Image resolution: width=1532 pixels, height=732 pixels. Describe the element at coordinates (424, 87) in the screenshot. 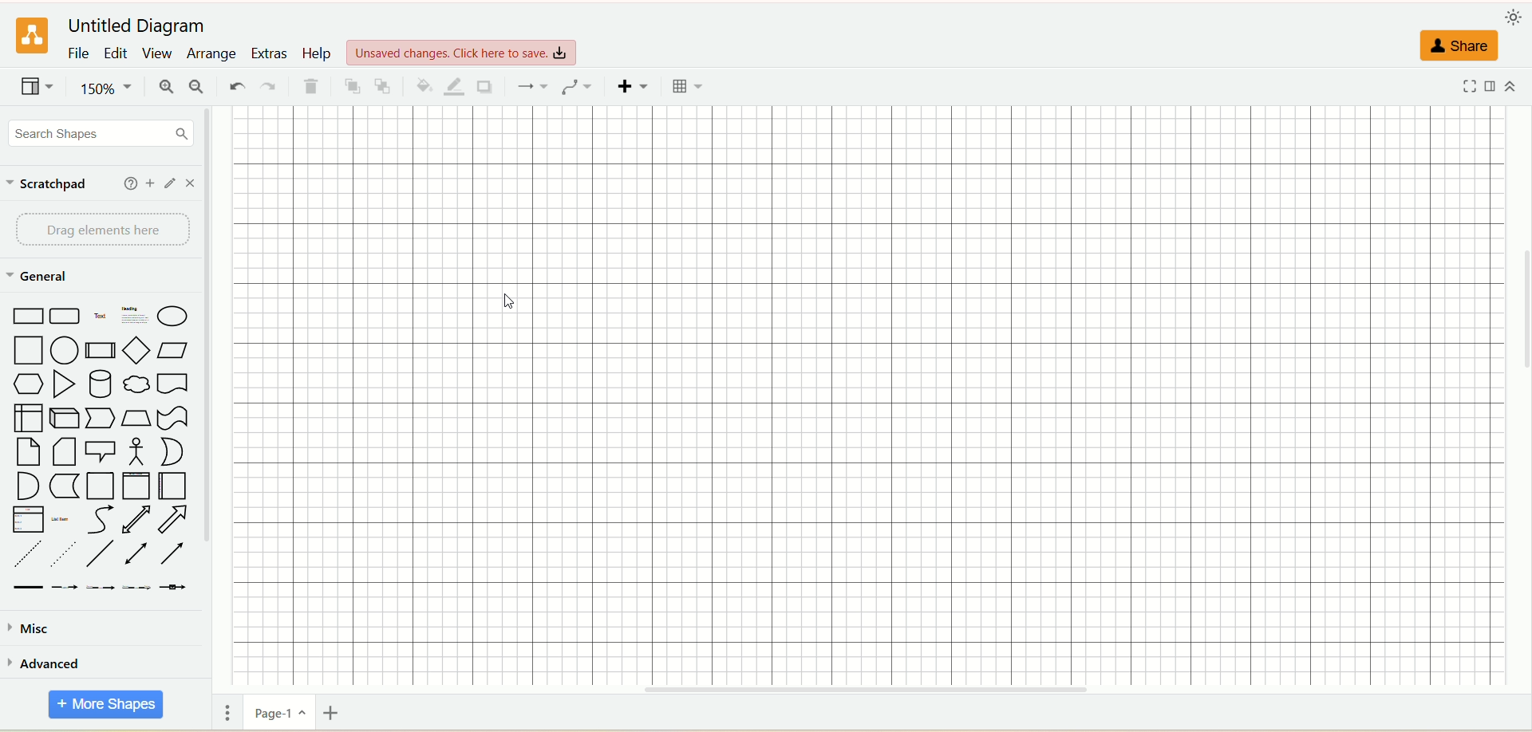

I see `fill color` at that location.